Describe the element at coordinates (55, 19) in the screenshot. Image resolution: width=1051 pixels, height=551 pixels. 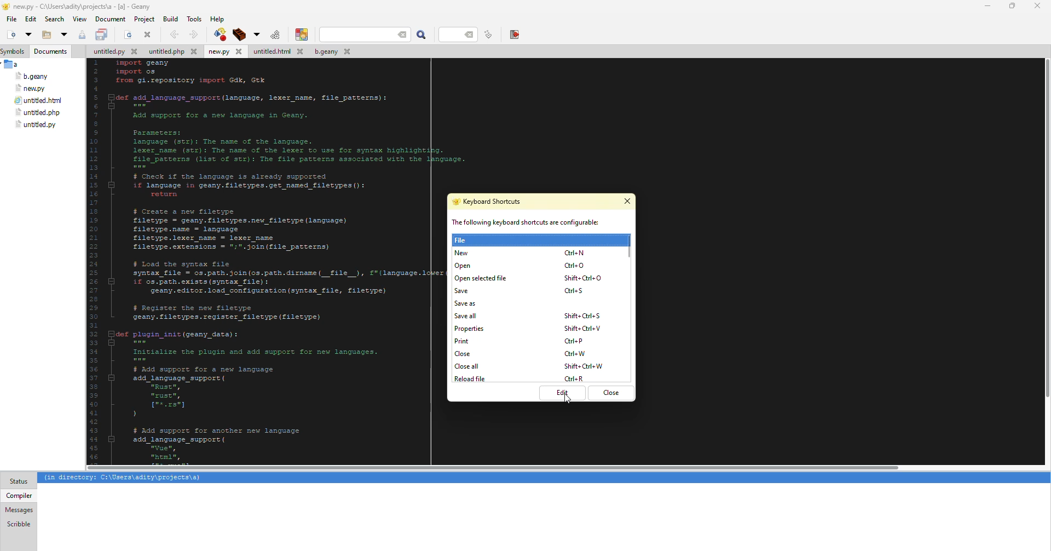
I see `search` at that location.